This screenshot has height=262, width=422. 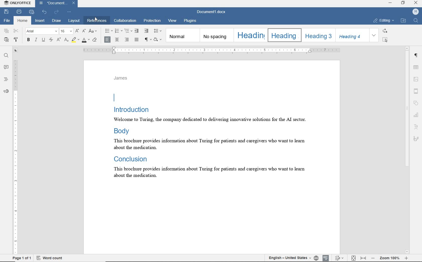 I want to click on font , so click(x=42, y=31).